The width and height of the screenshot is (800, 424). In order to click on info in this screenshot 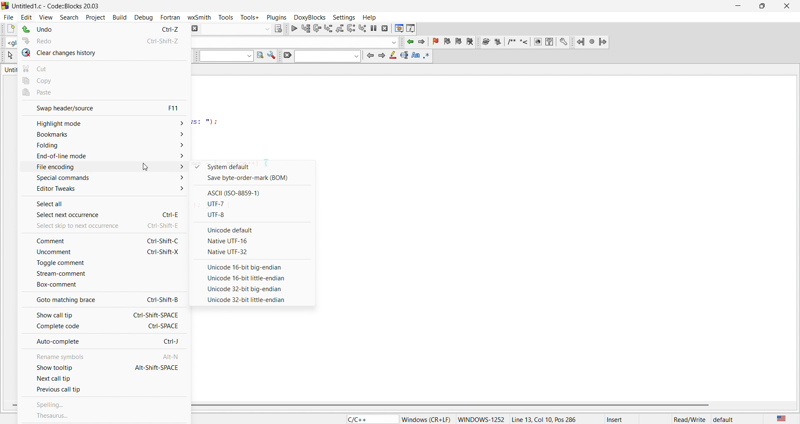, I will do `click(411, 28)`.